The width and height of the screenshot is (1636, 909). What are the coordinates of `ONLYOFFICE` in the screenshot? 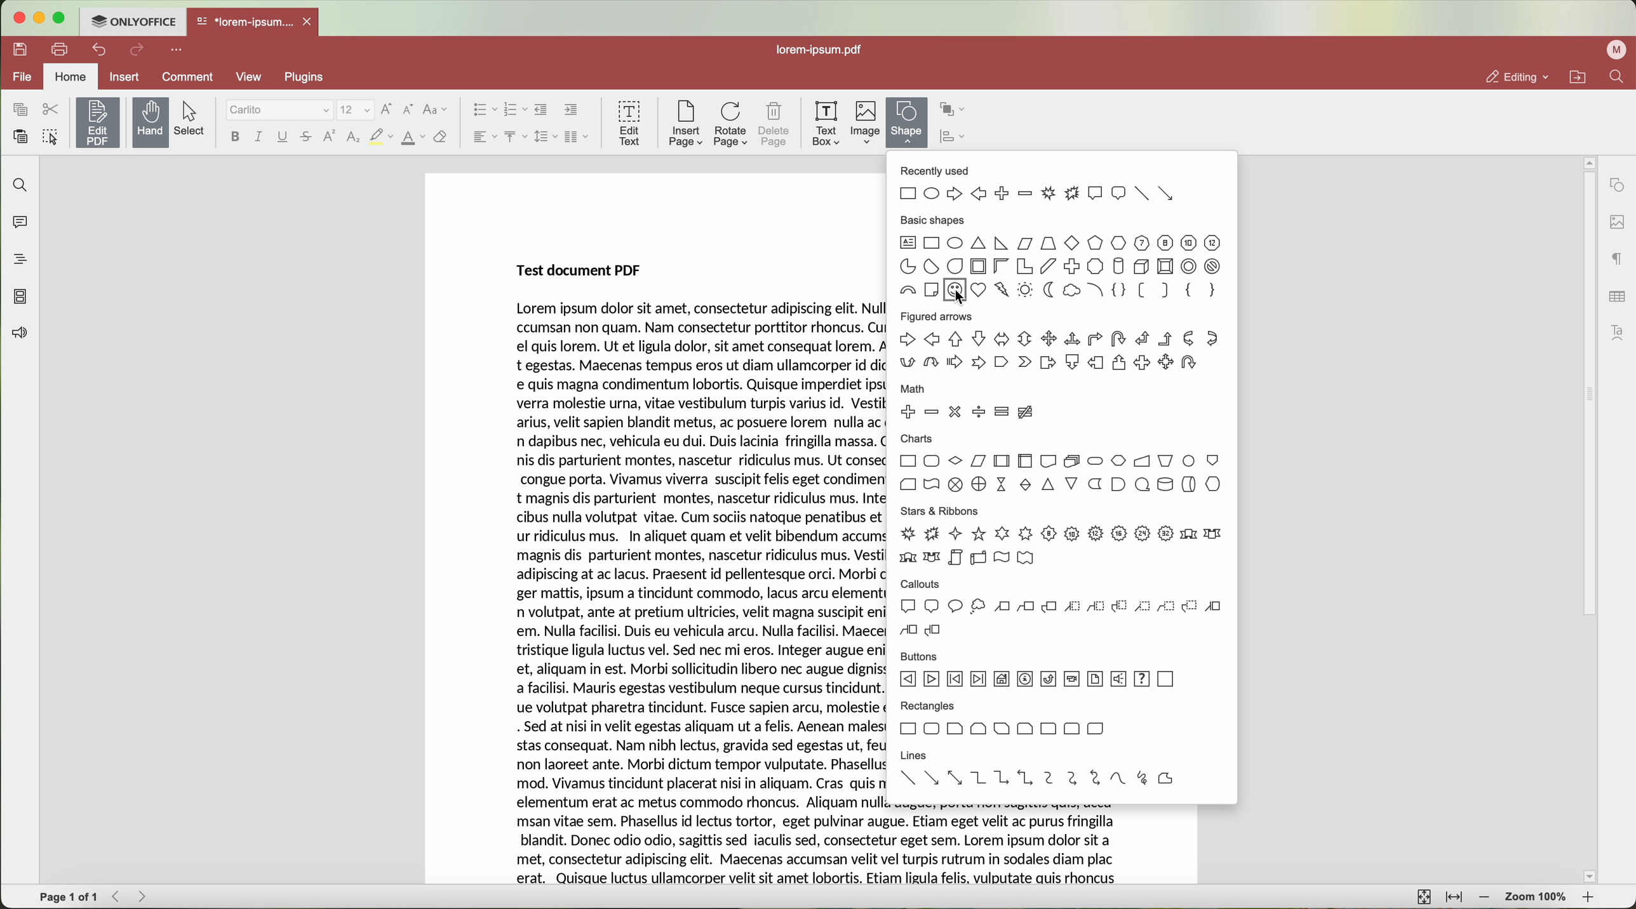 It's located at (134, 22).